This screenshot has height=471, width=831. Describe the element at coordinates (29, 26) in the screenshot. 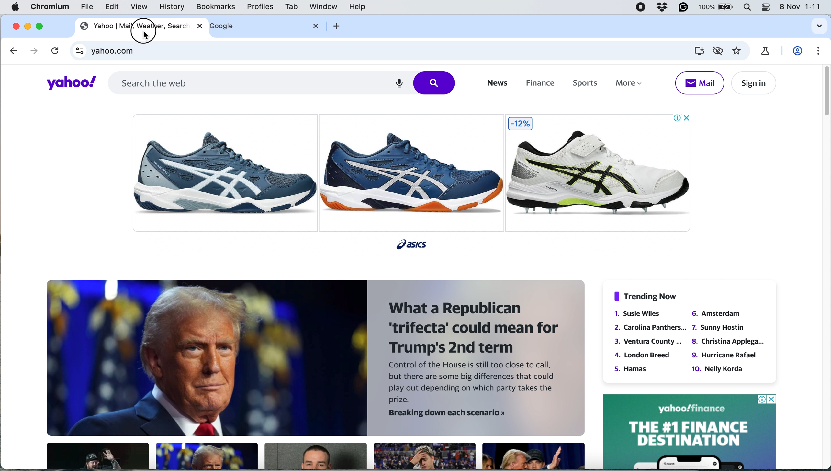

I see `minimise` at that location.